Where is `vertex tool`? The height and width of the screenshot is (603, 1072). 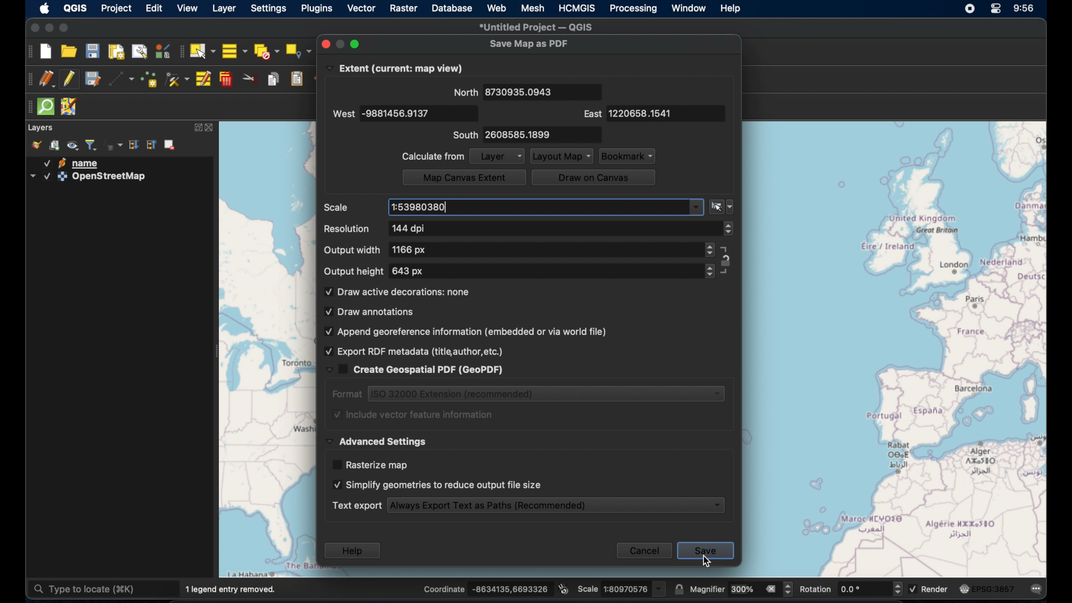 vertex tool is located at coordinates (178, 80).